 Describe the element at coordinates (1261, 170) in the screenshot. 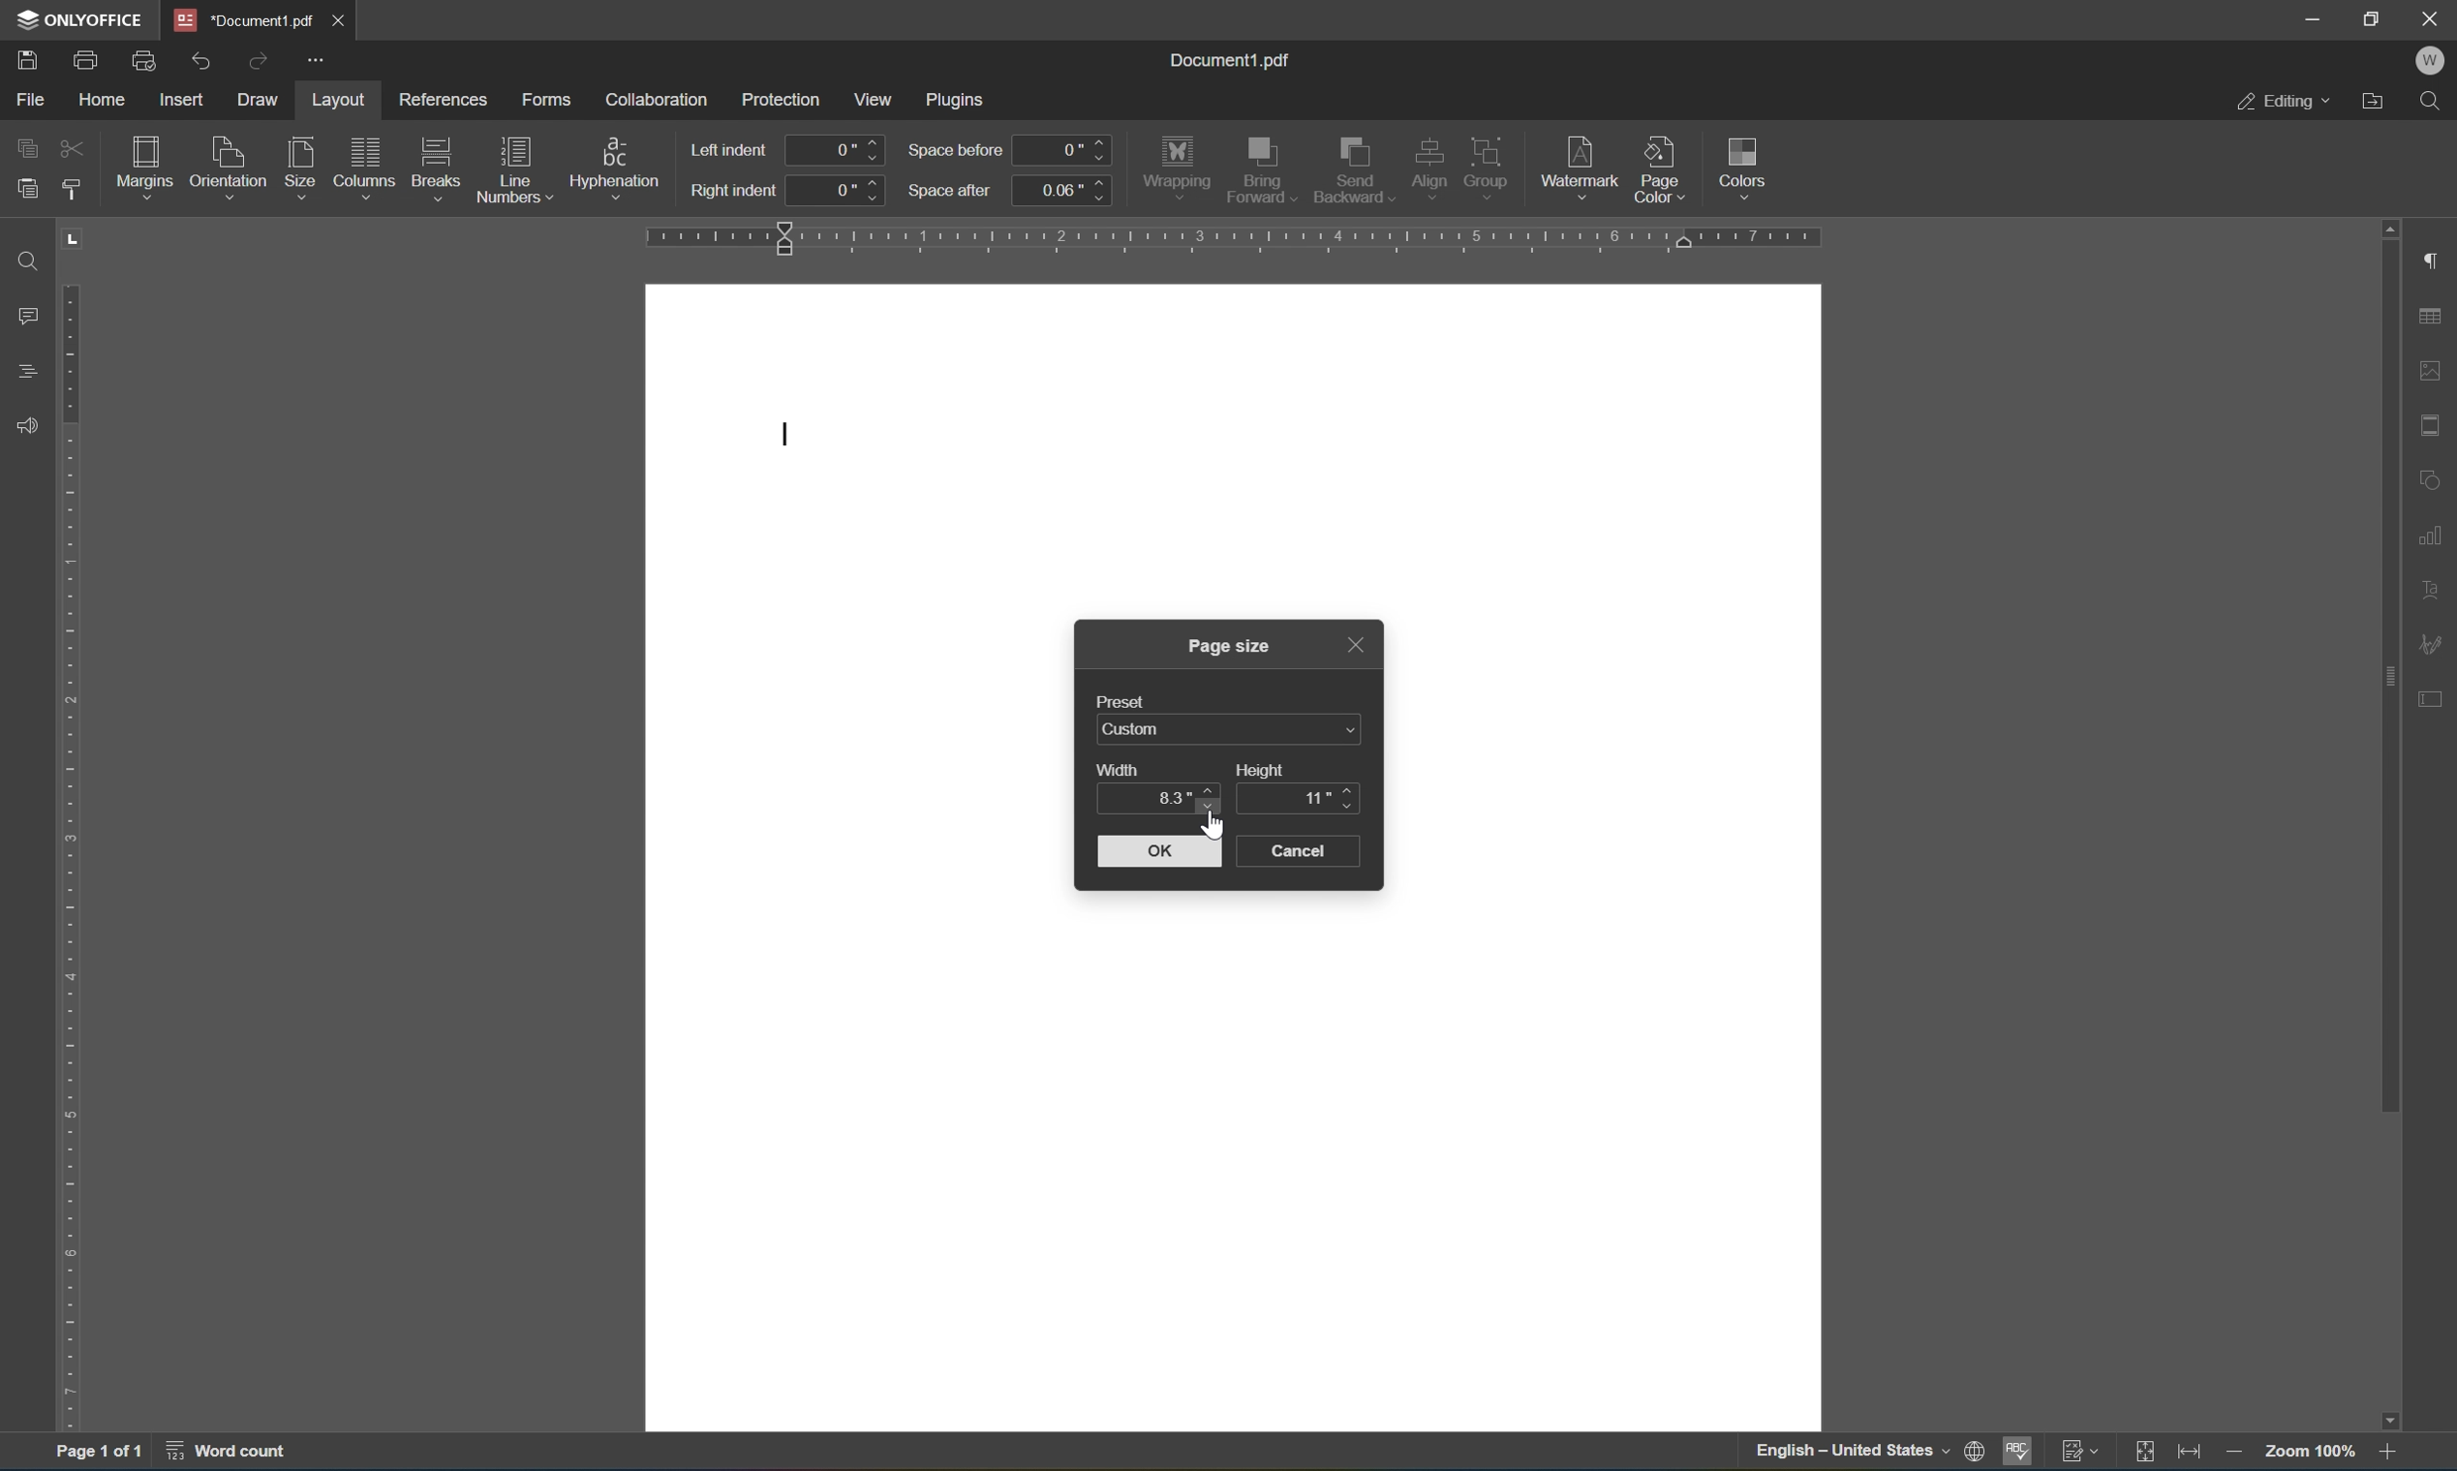

I see `bring forward` at that location.